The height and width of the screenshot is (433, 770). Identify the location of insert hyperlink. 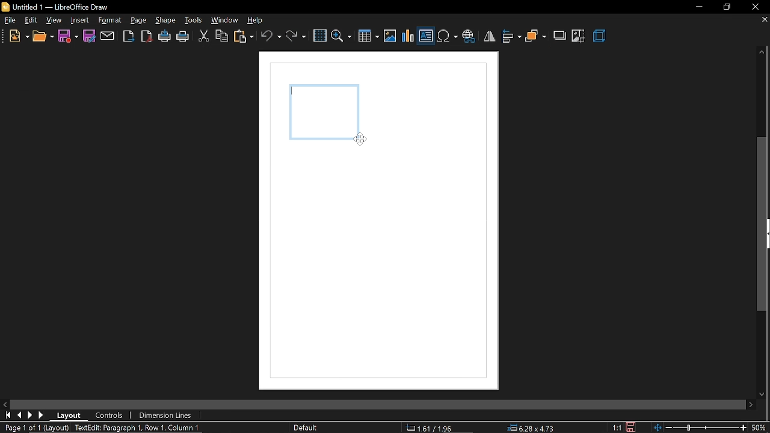
(469, 37).